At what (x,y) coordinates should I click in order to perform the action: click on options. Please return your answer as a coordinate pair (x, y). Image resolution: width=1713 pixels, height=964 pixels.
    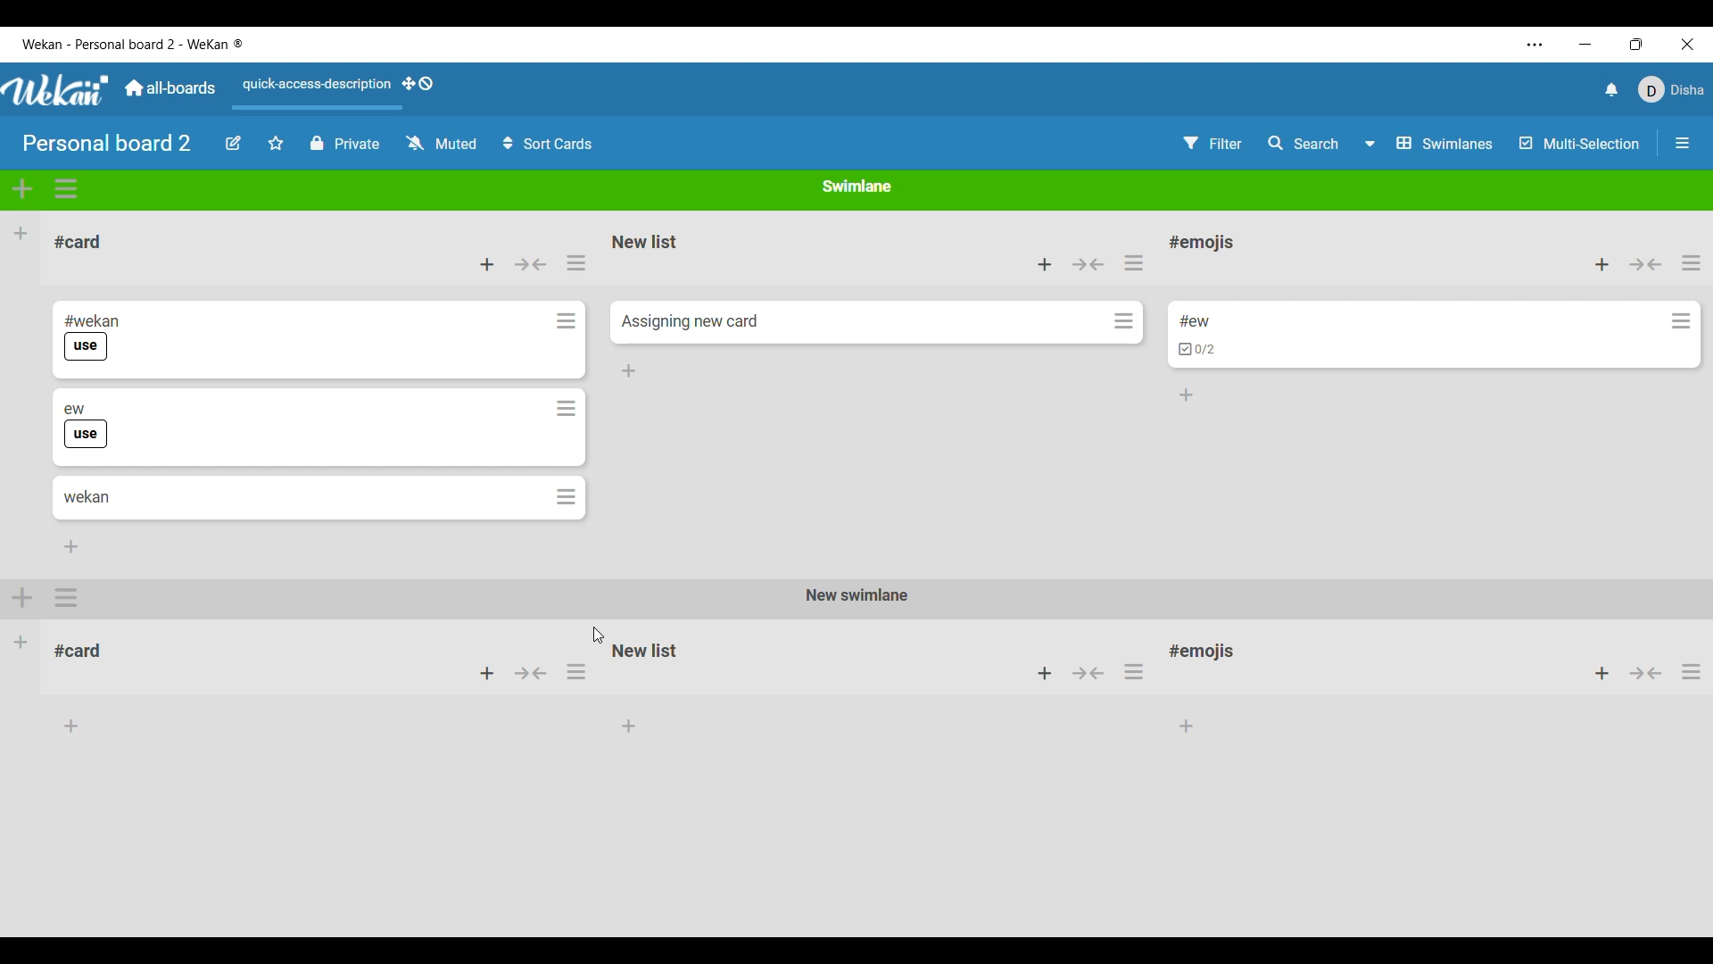
    Looking at the image, I should click on (575, 672).